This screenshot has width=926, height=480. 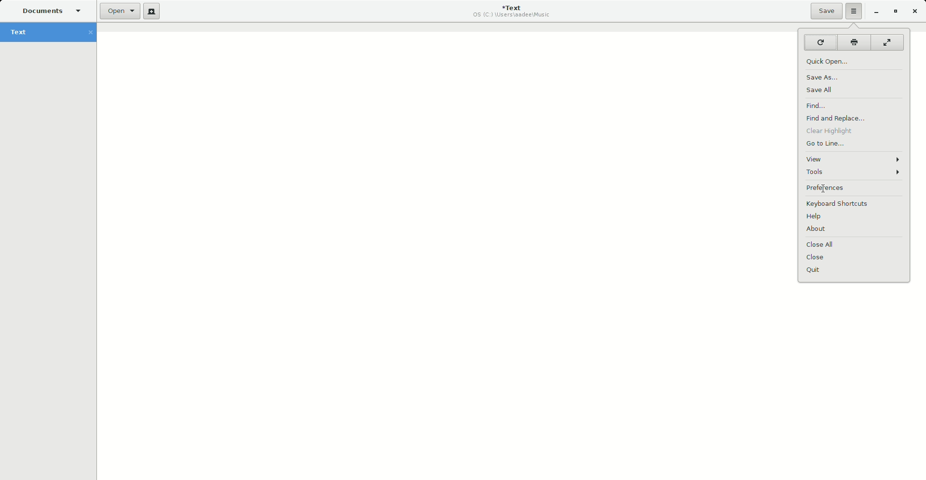 What do you see at coordinates (152, 11) in the screenshot?
I see `New` at bounding box center [152, 11].